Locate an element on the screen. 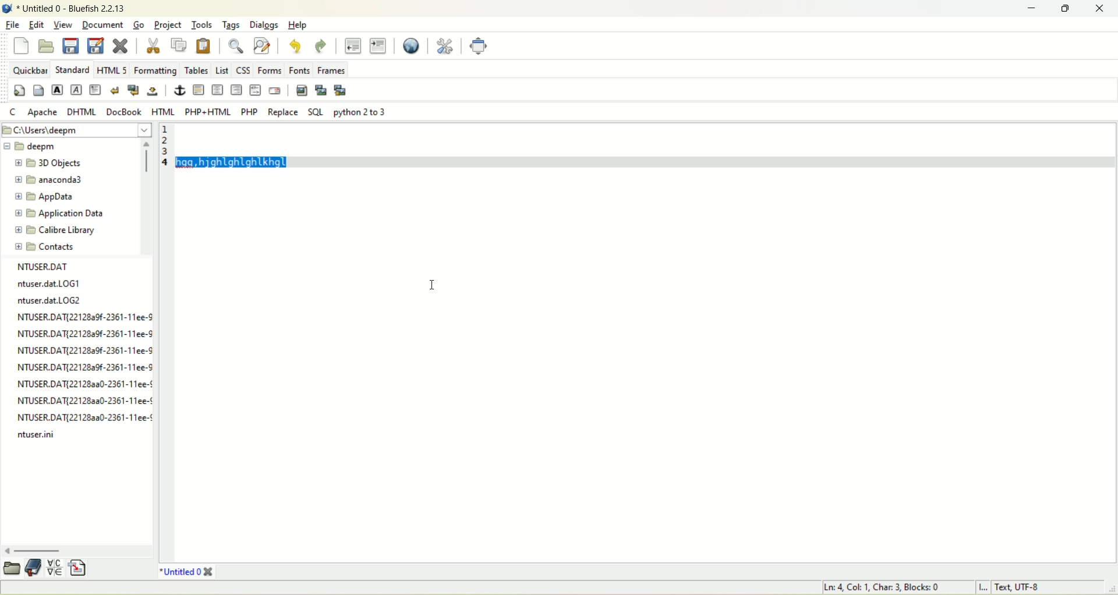 The height and width of the screenshot is (595, 1118). folder name is located at coordinates (63, 213).